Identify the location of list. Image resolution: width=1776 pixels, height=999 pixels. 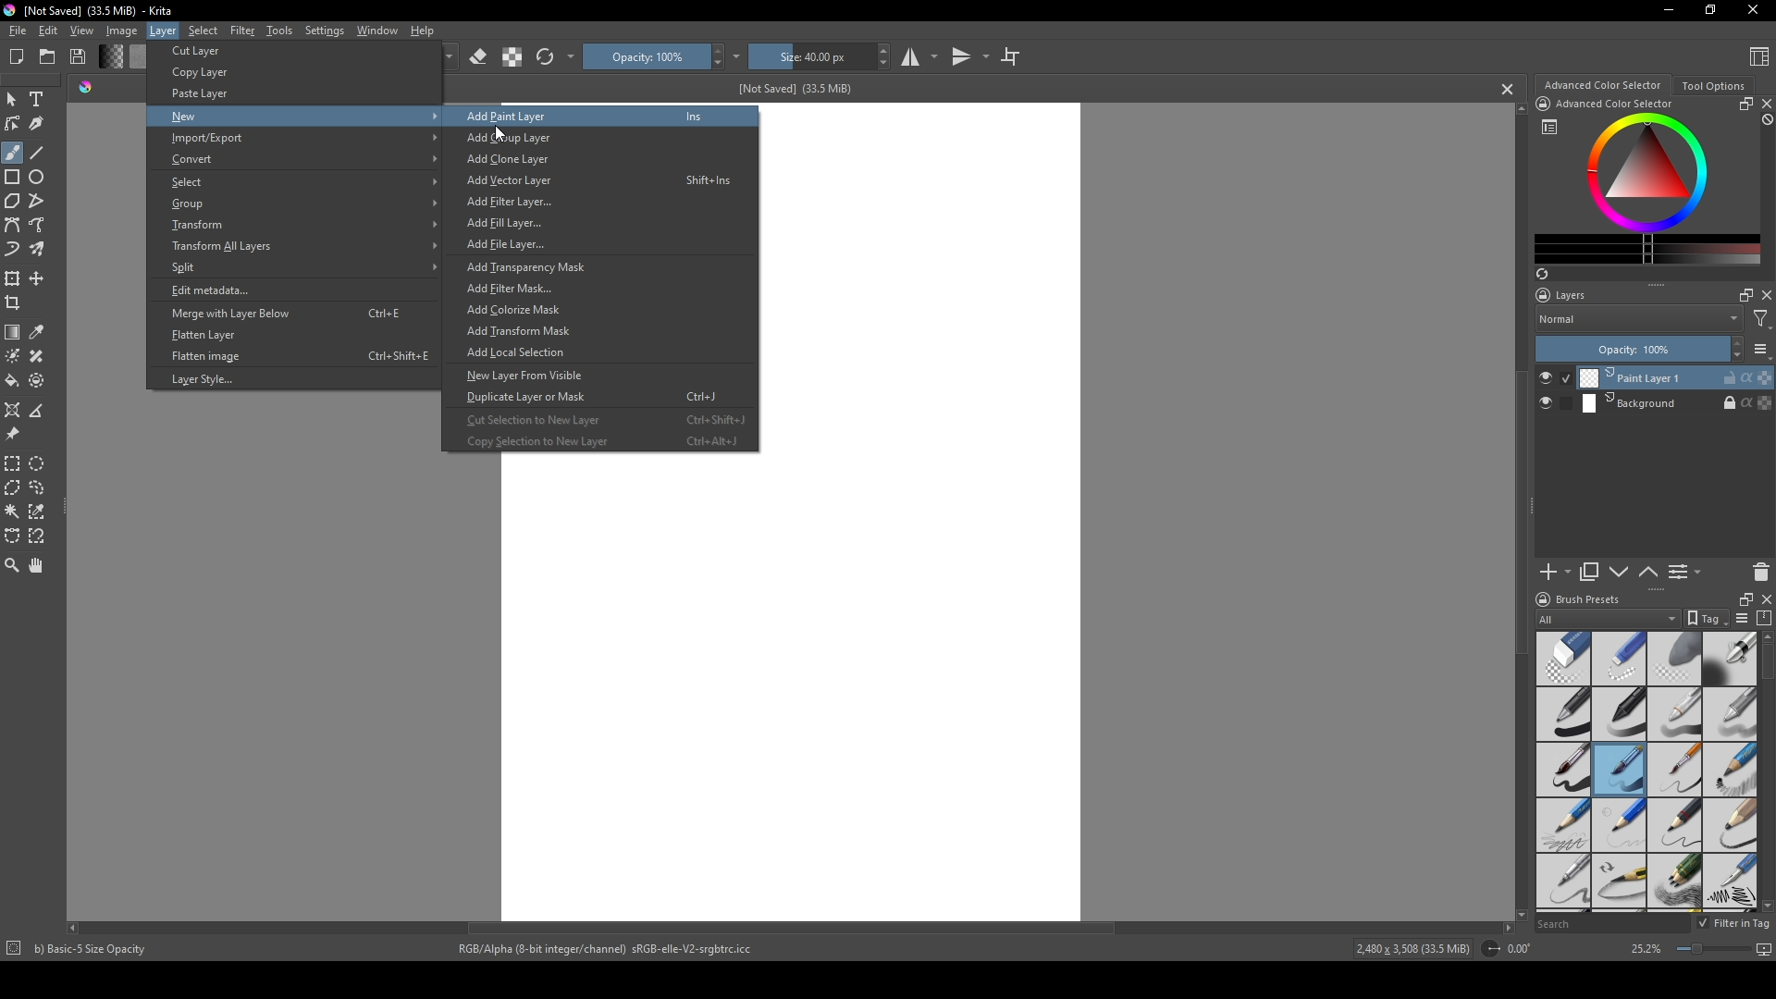
(1741, 618).